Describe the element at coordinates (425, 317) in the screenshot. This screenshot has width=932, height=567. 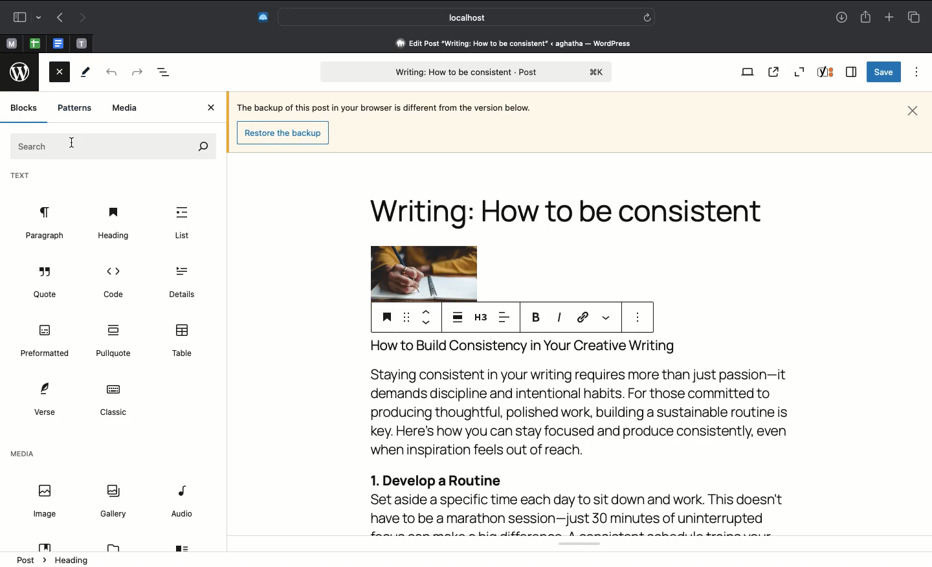
I see `Move up move down` at that location.